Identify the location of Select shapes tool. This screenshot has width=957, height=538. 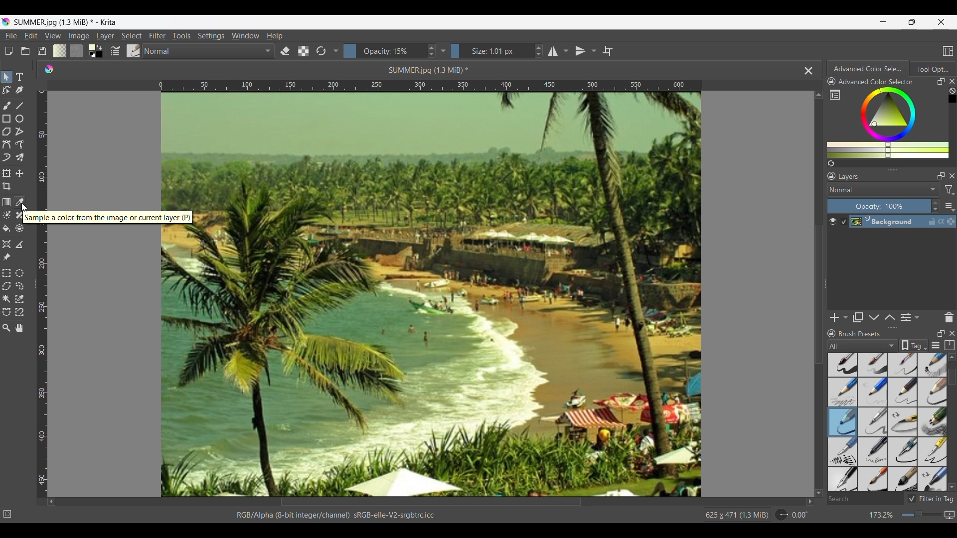
(6, 77).